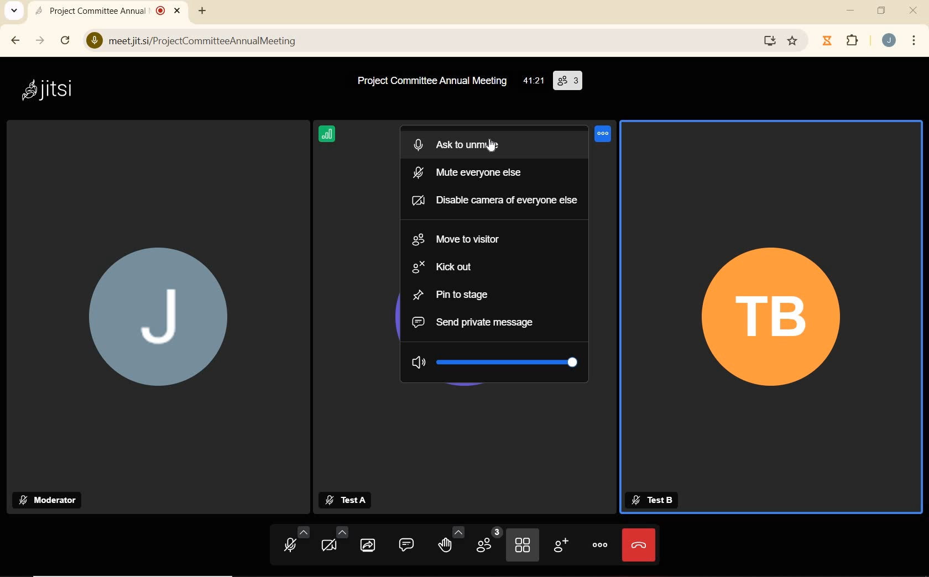  I want to click on EXTENSIONS, so click(854, 41).